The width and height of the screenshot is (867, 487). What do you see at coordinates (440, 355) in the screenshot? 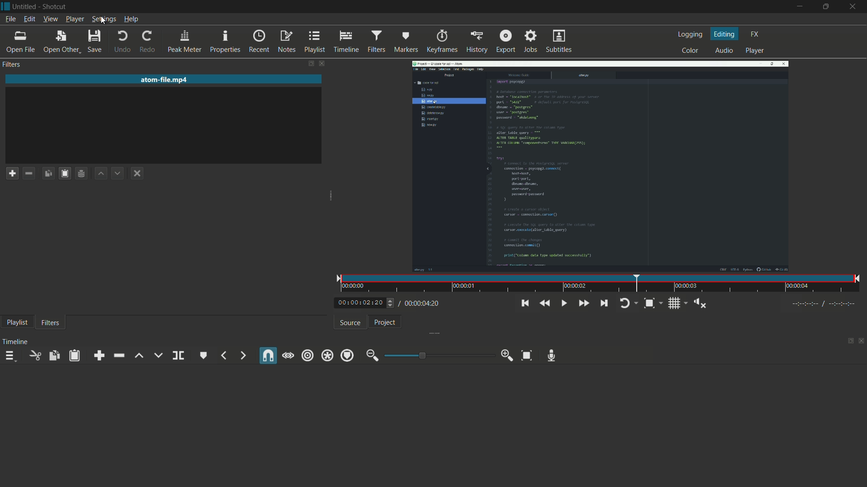
I see `adjustment bar` at bounding box center [440, 355].